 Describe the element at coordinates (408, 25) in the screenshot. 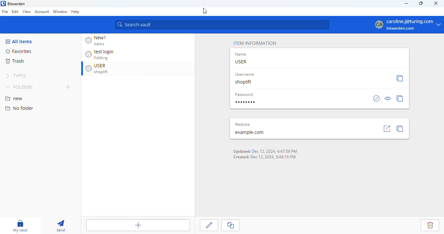

I see `caroline j@turing.com   bitwarden.com` at that location.